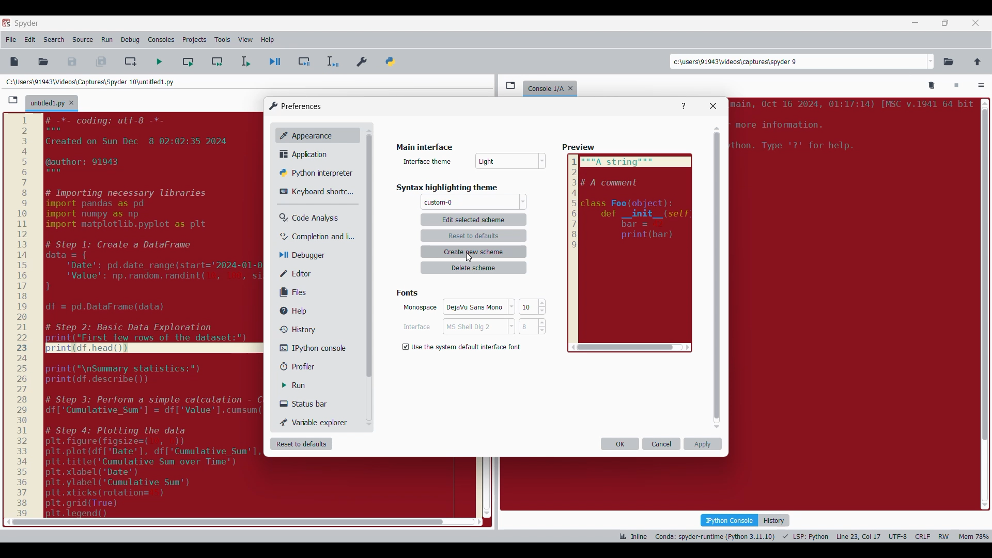  I want to click on Tools menu, so click(222, 40).